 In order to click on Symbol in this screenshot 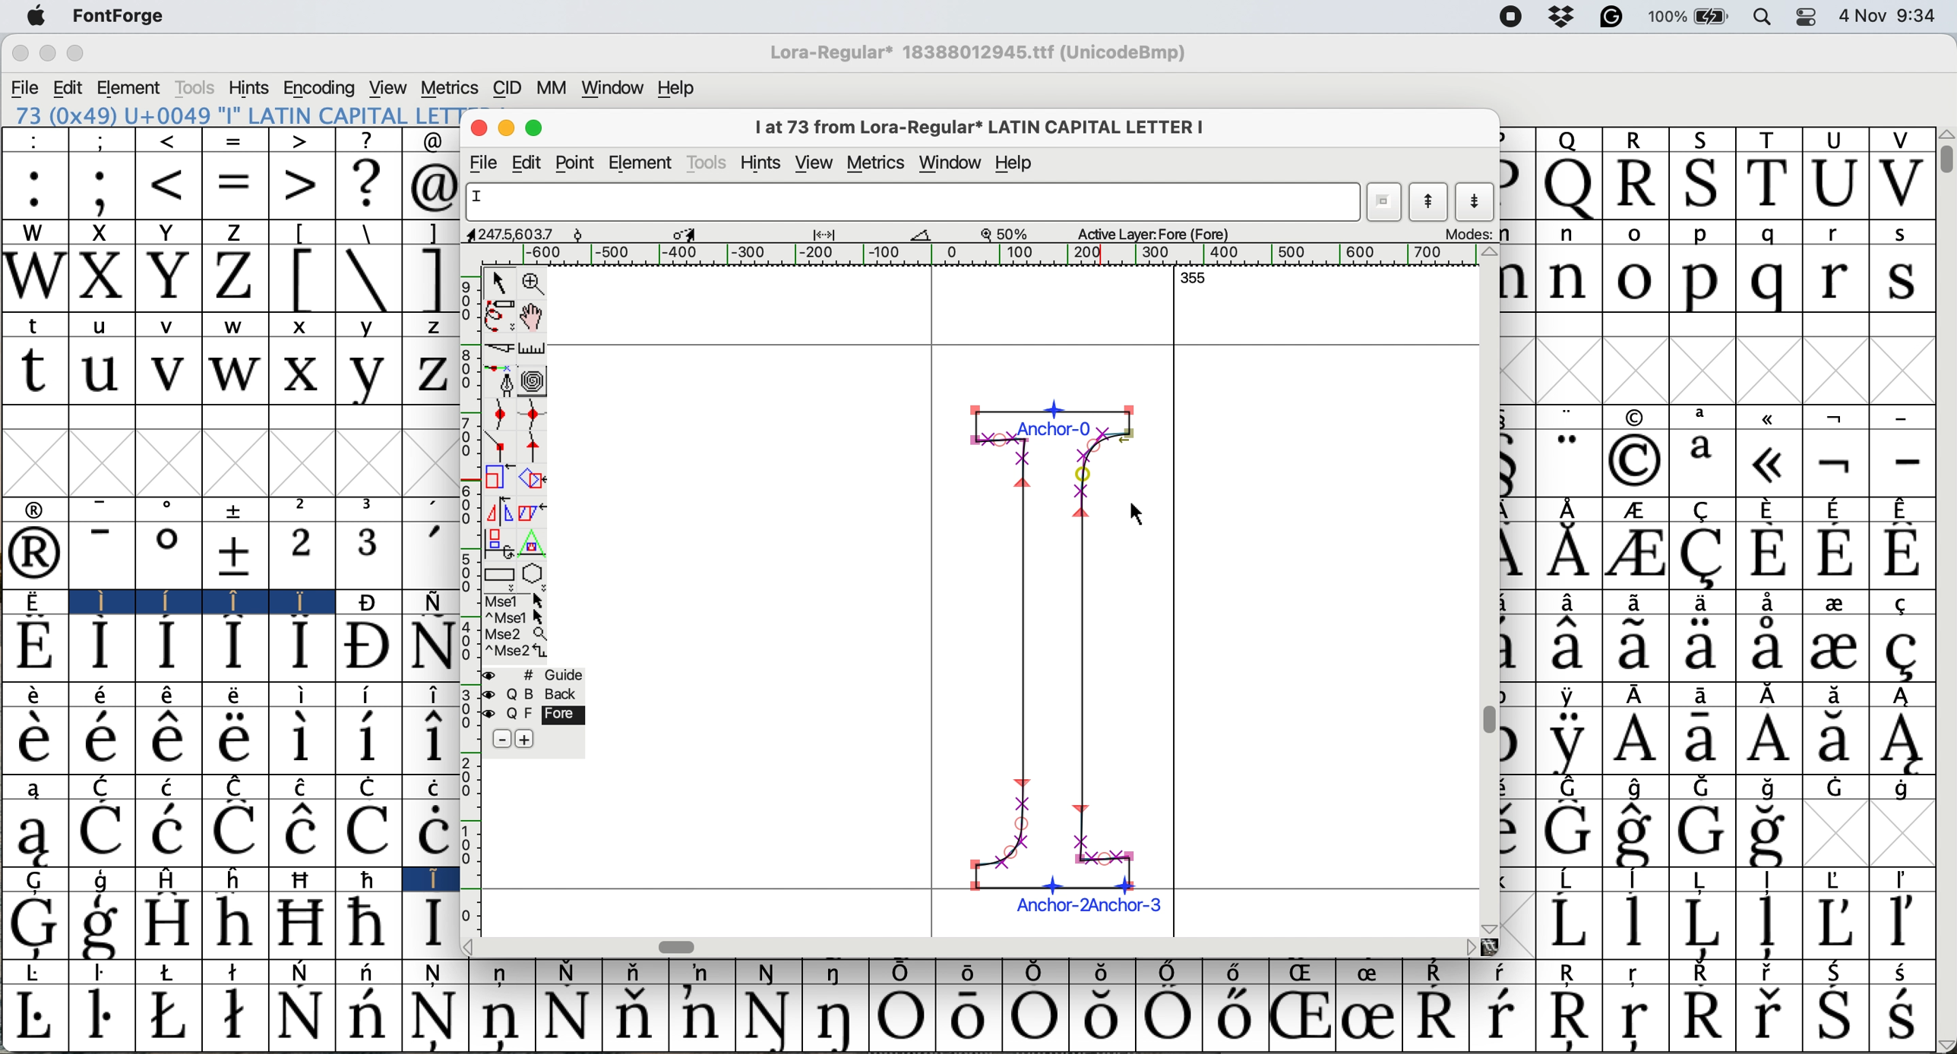, I will do `click(1704, 741)`.